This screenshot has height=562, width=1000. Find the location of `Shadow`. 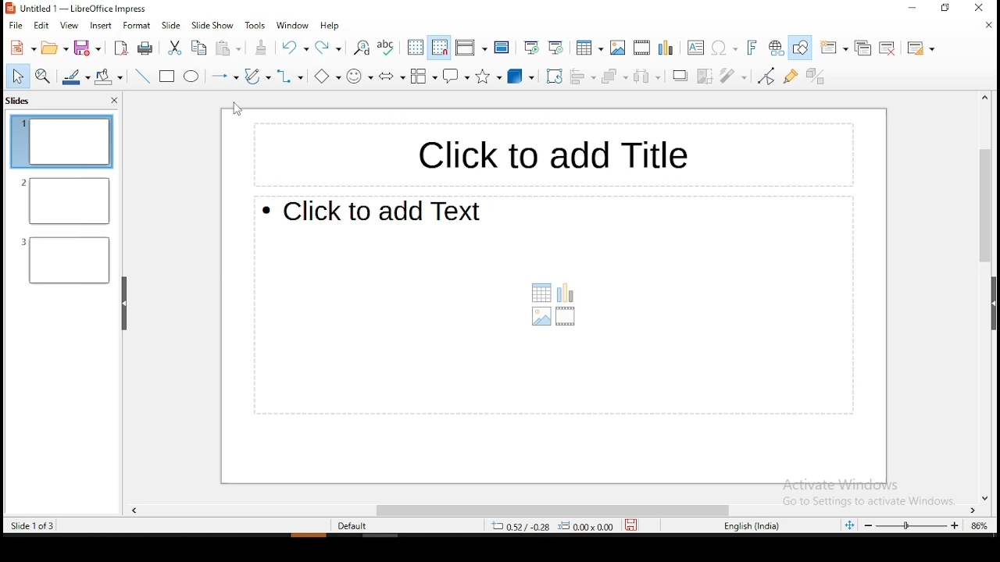

Shadow is located at coordinates (678, 76).